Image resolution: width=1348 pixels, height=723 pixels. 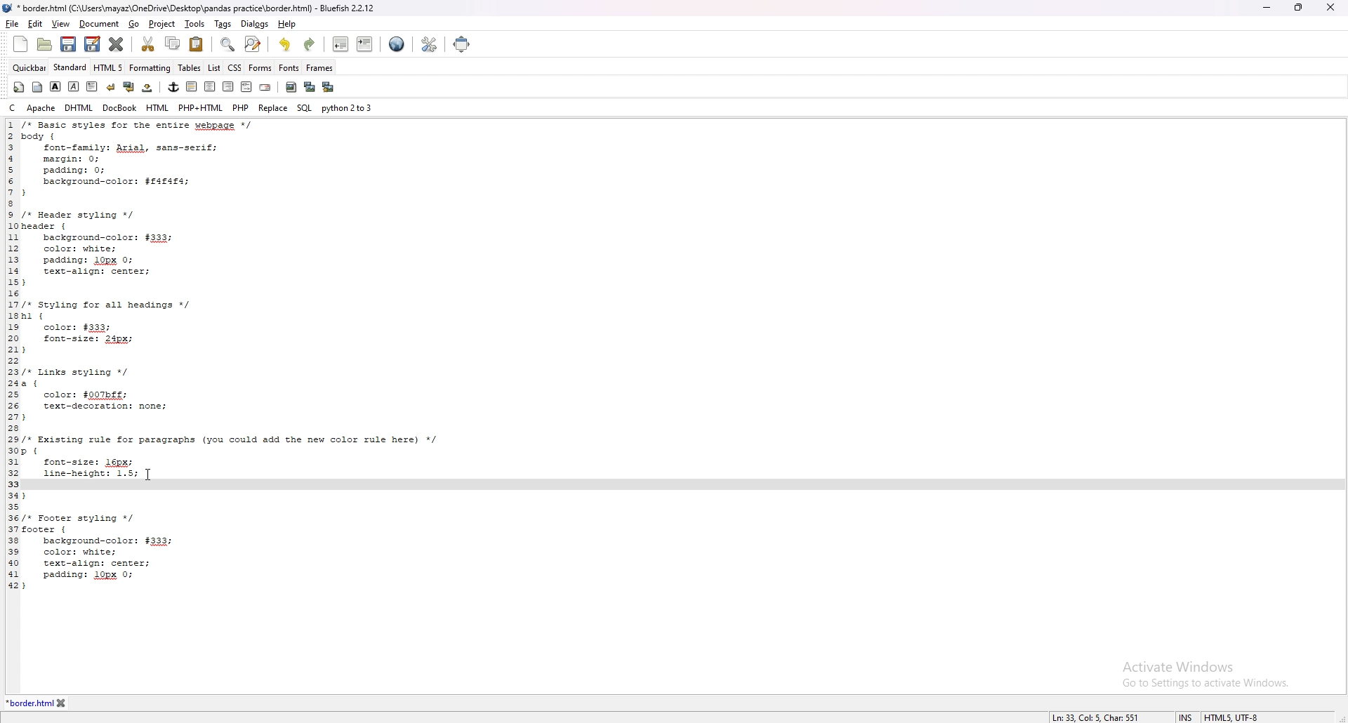 What do you see at coordinates (193, 23) in the screenshot?
I see `tools` at bounding box center [193, 23].